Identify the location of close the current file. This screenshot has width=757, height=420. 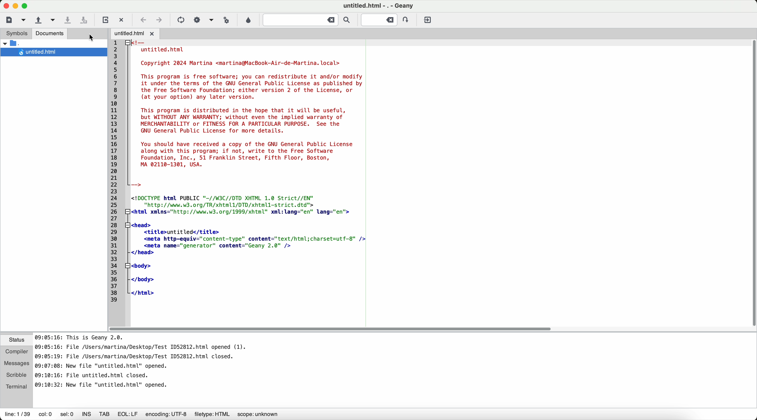
(120, 20).